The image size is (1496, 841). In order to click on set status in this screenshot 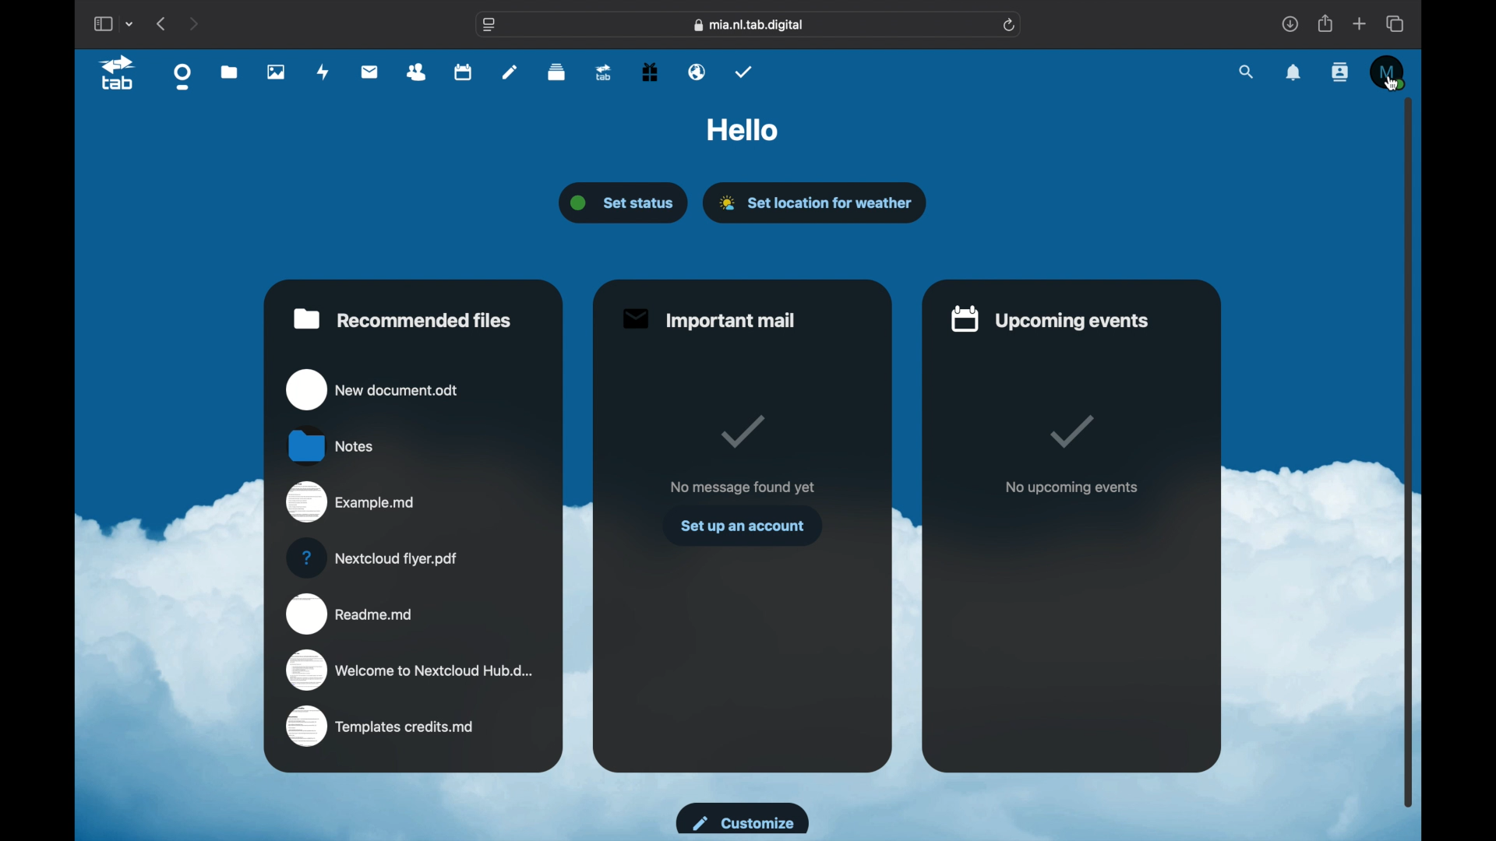, I will do `click(622, 202)`.